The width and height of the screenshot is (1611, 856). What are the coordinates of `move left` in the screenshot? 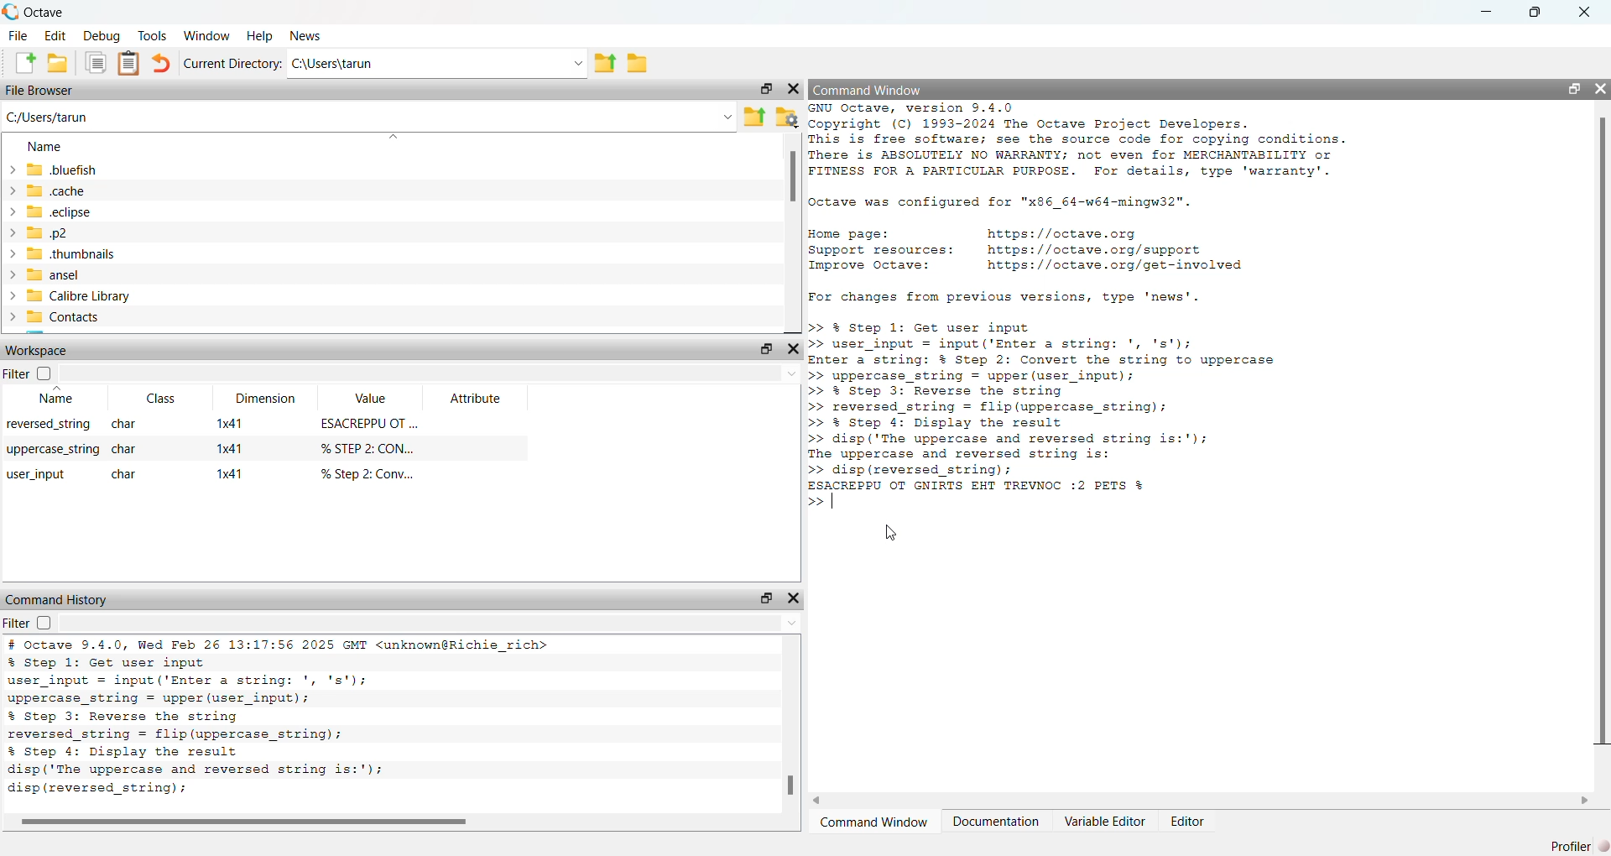 It's located at (820, 799).